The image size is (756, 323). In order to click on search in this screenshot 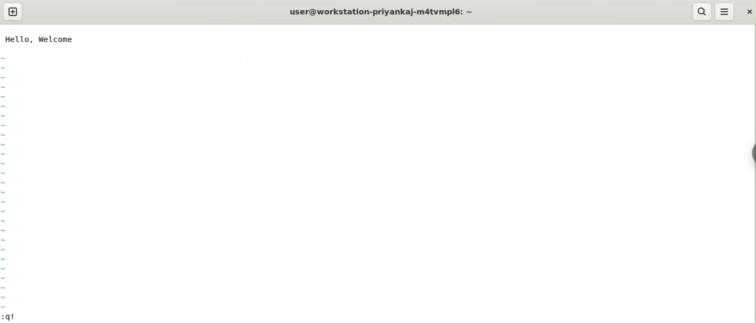, I will do `click(702, 12)`.